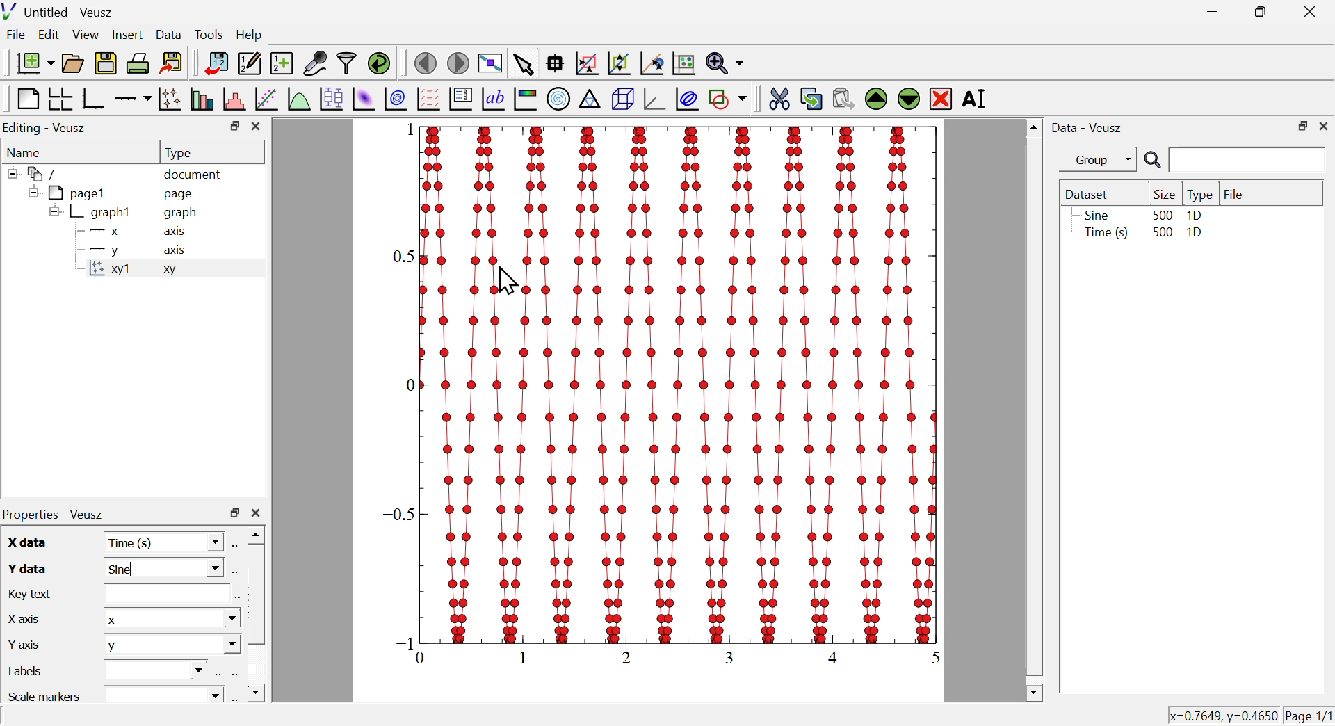  I want to click on Data, so click(169, 33).